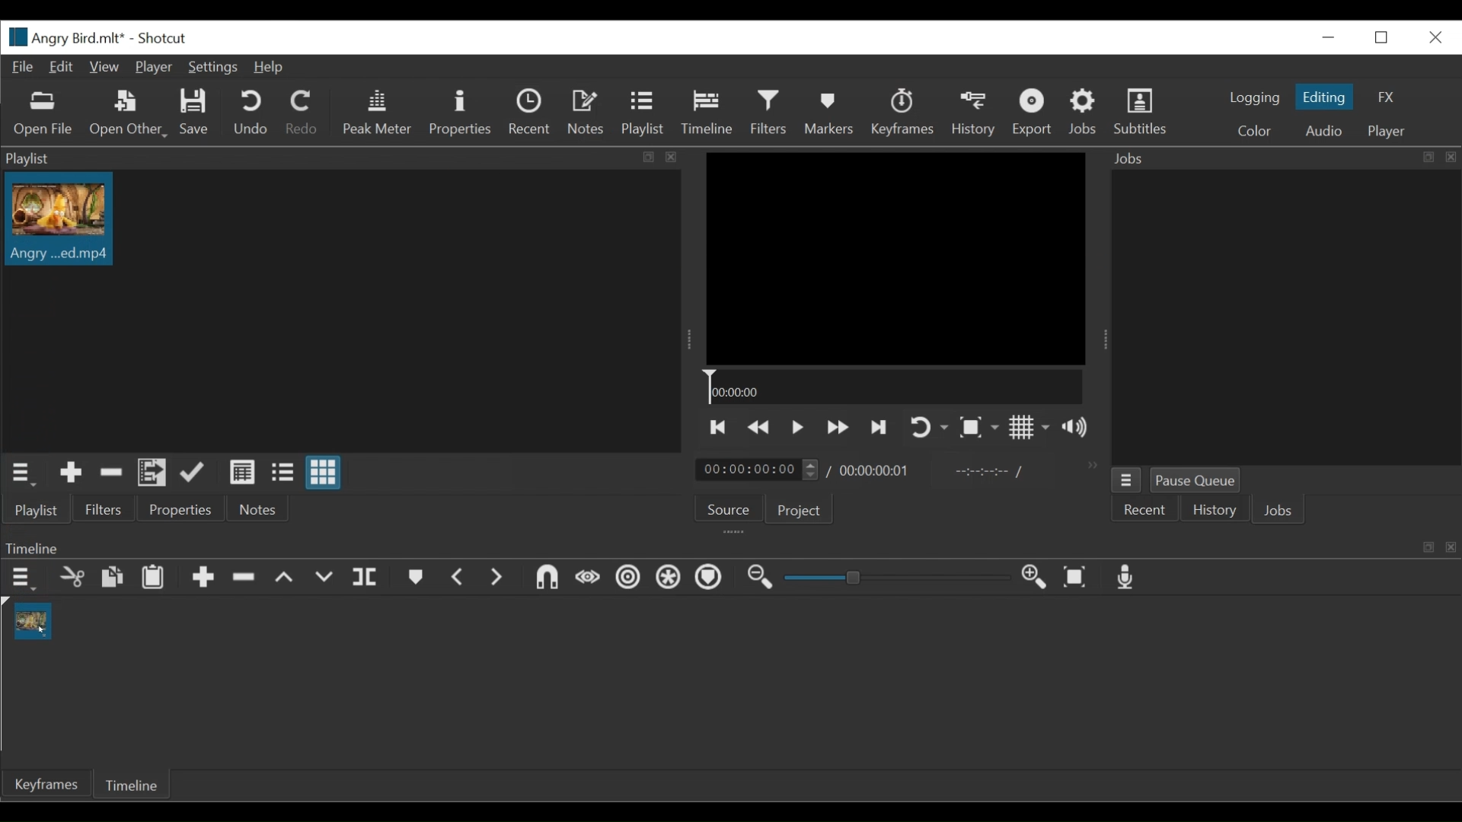 Image resolution: width=1462 pixels, height=822 pixels. I want to click on History, so click(1213, 510).